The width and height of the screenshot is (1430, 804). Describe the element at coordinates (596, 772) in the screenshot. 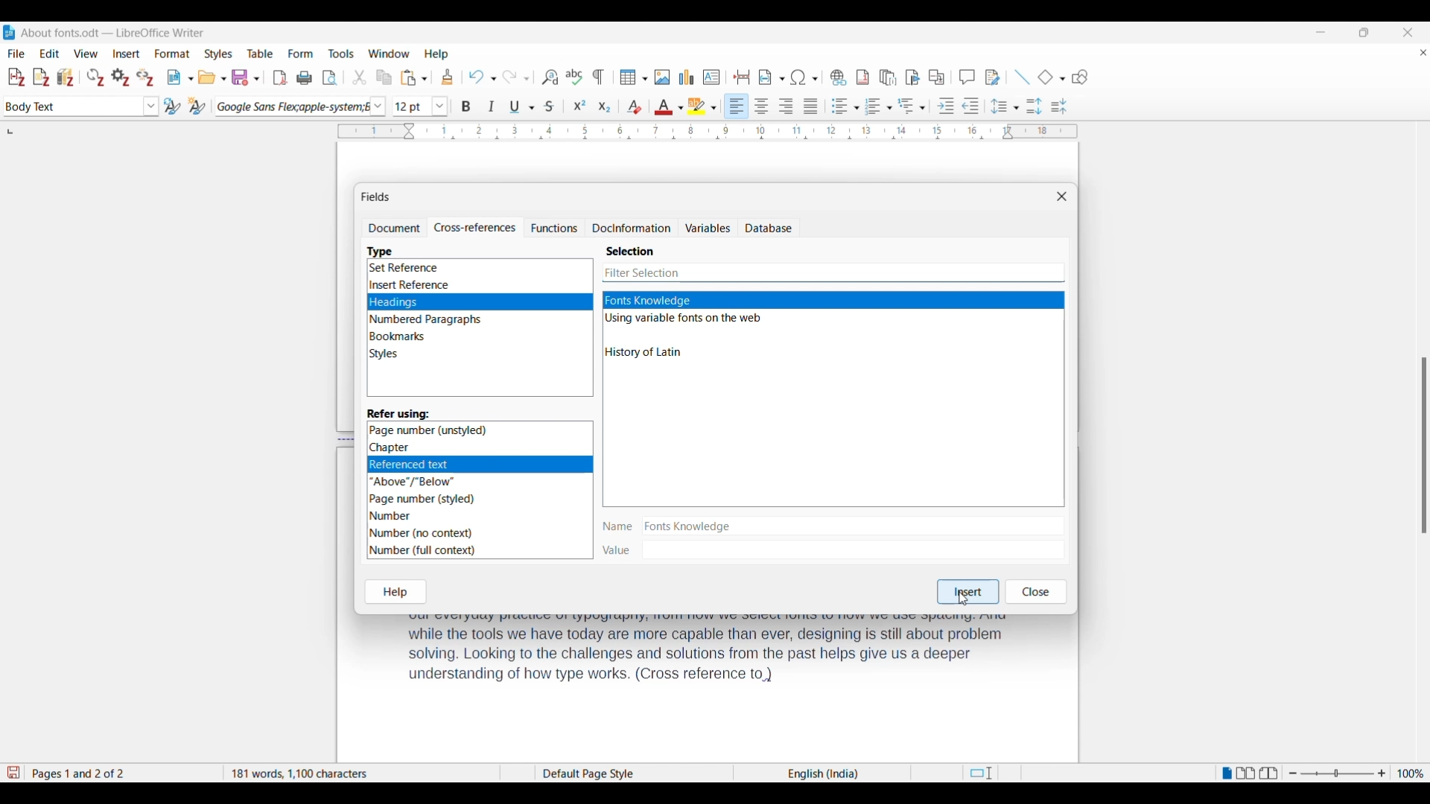

I see `Default Page Style` at that location.